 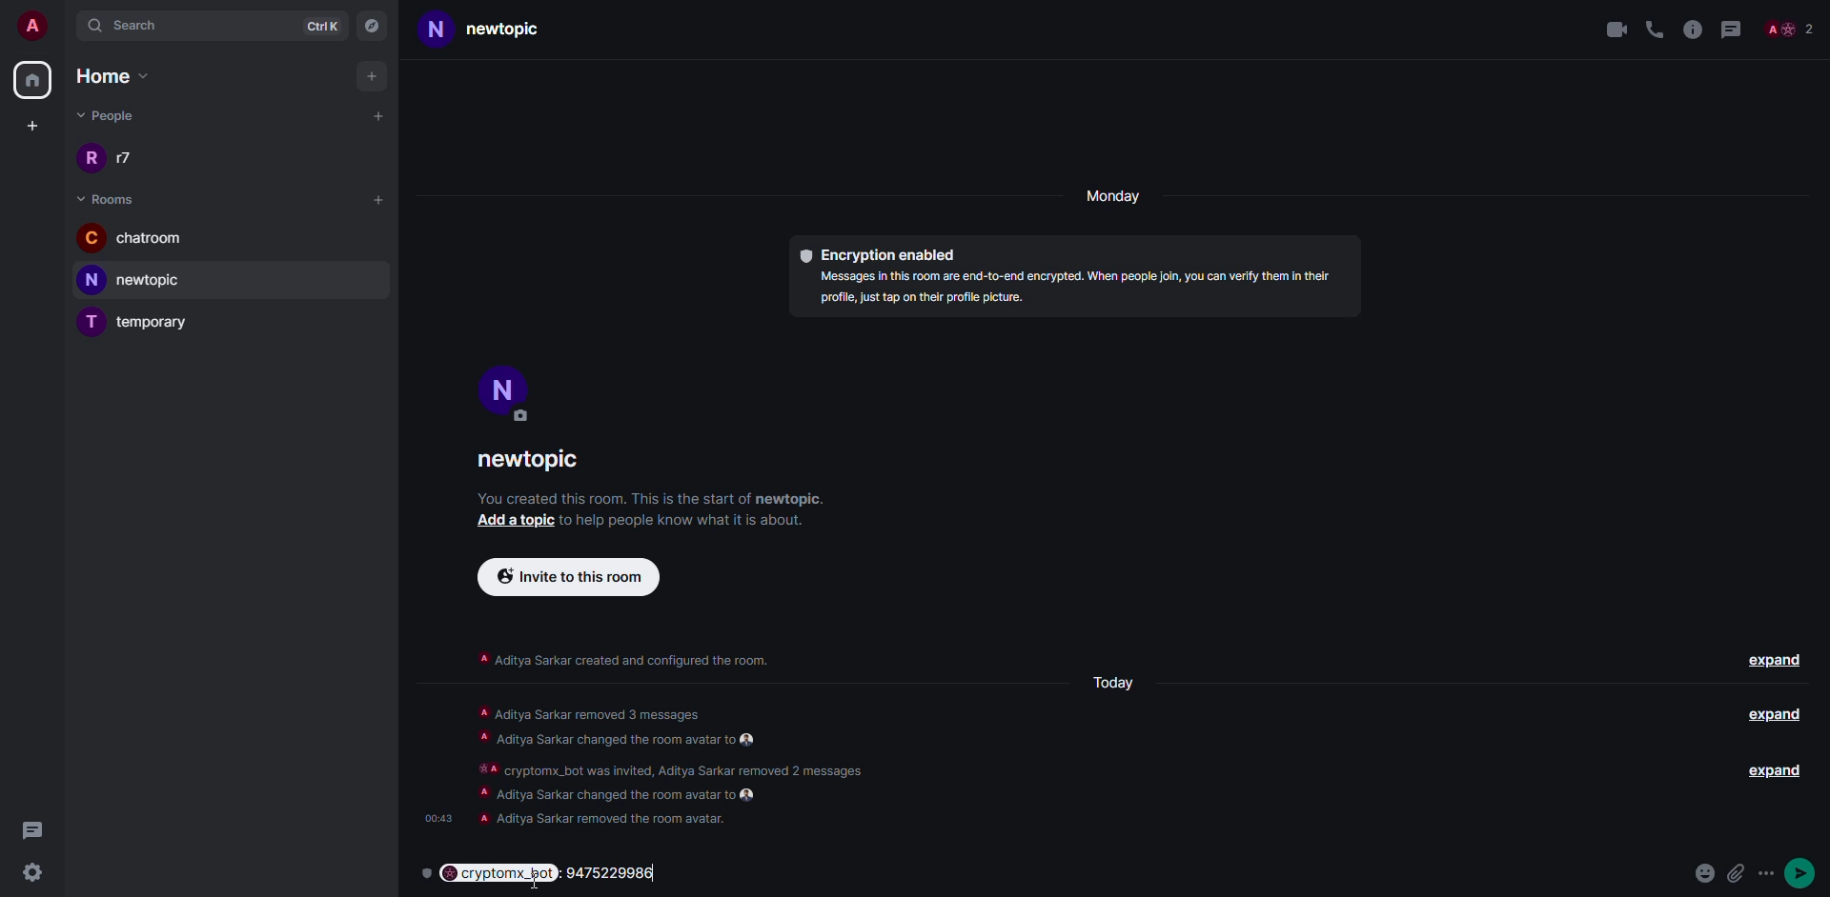 I want to click on profile, so click(x=504, y=392).